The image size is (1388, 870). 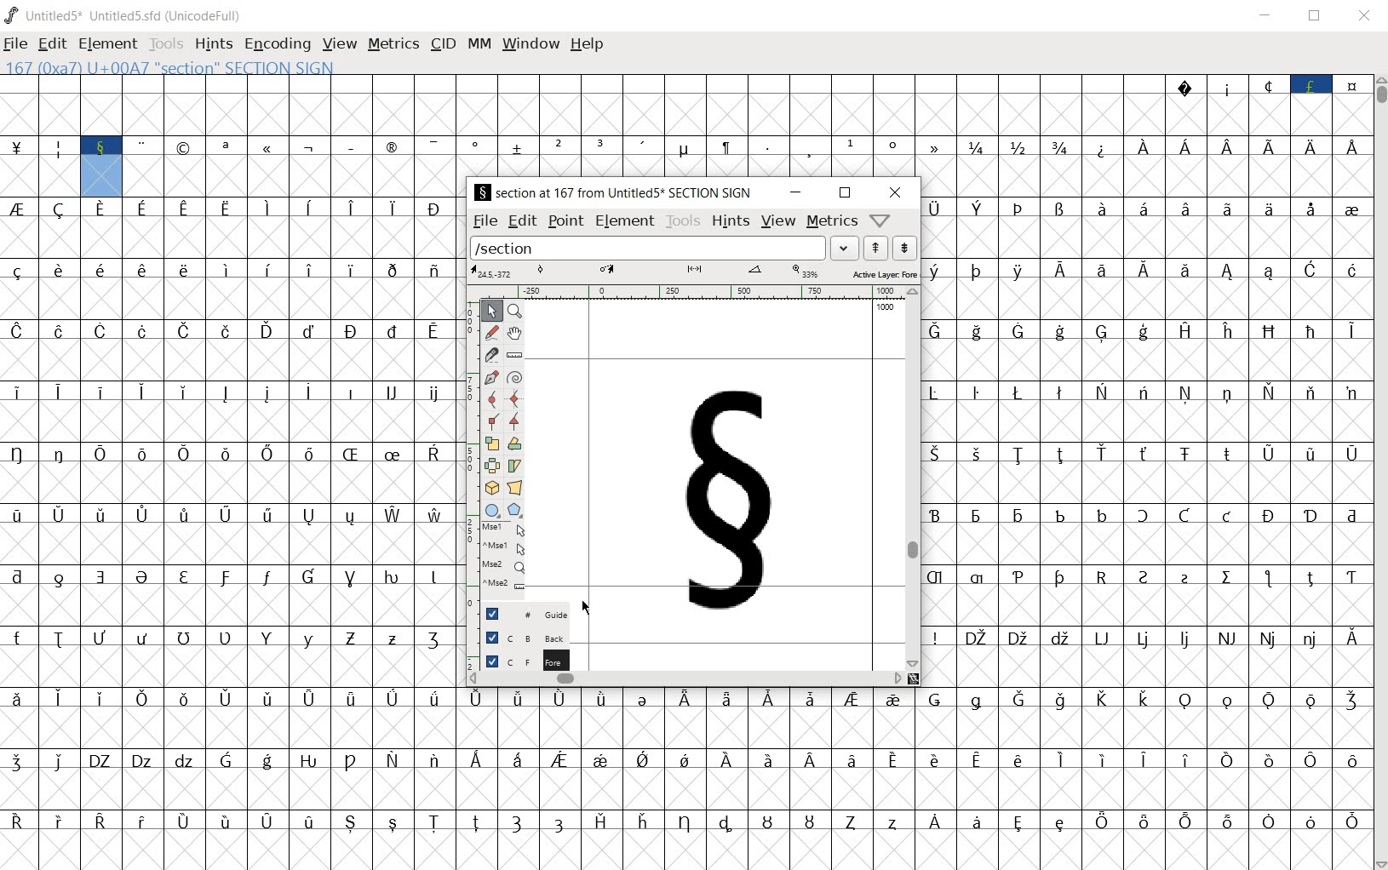 I want to click on draw a freehand curve, so click(x=491, y=330).